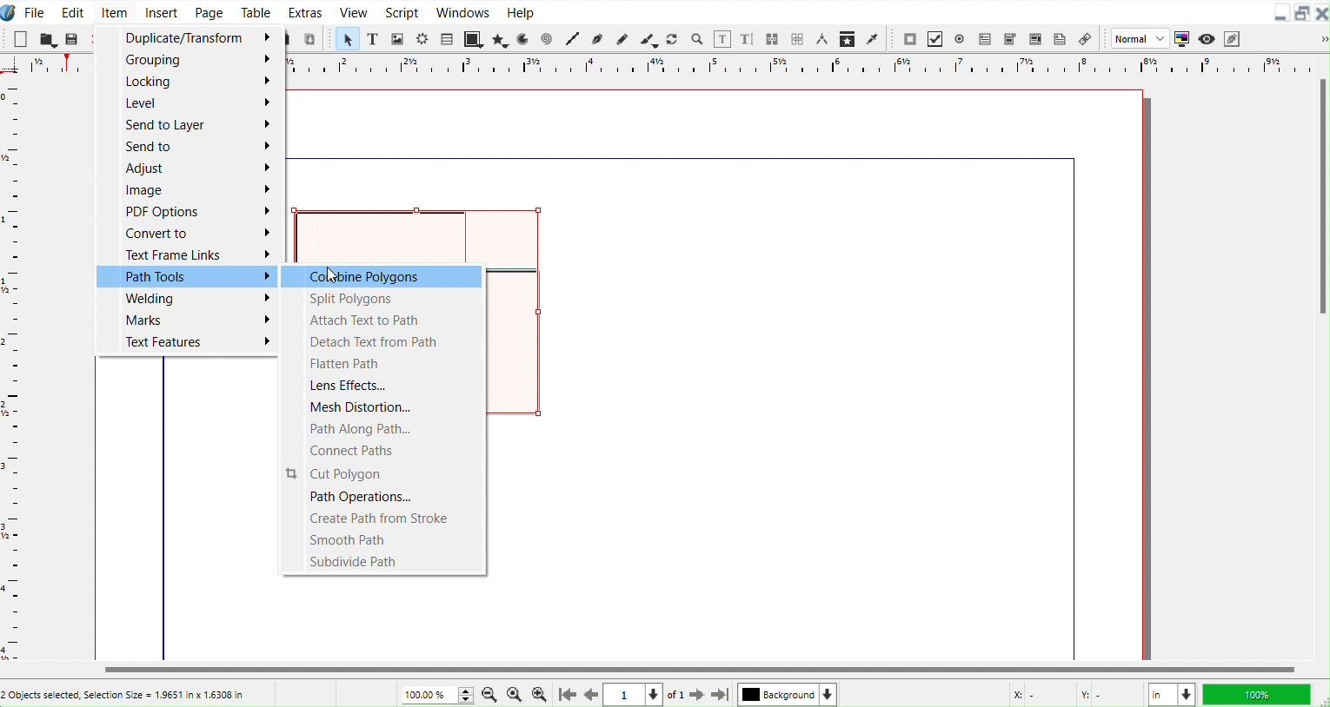 This screenshot has width=1330, height=707. I want to click on Script, so click(402, 11).